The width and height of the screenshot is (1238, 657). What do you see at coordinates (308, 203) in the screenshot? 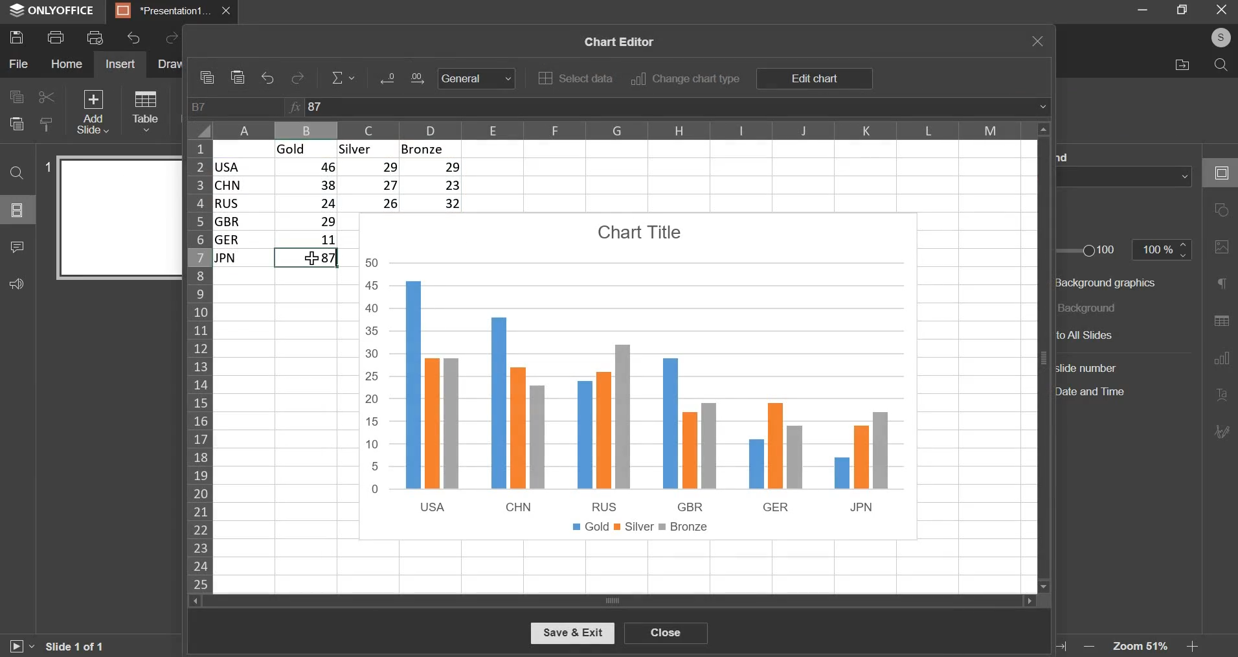
I see `24` at bounding box center [308, 203].